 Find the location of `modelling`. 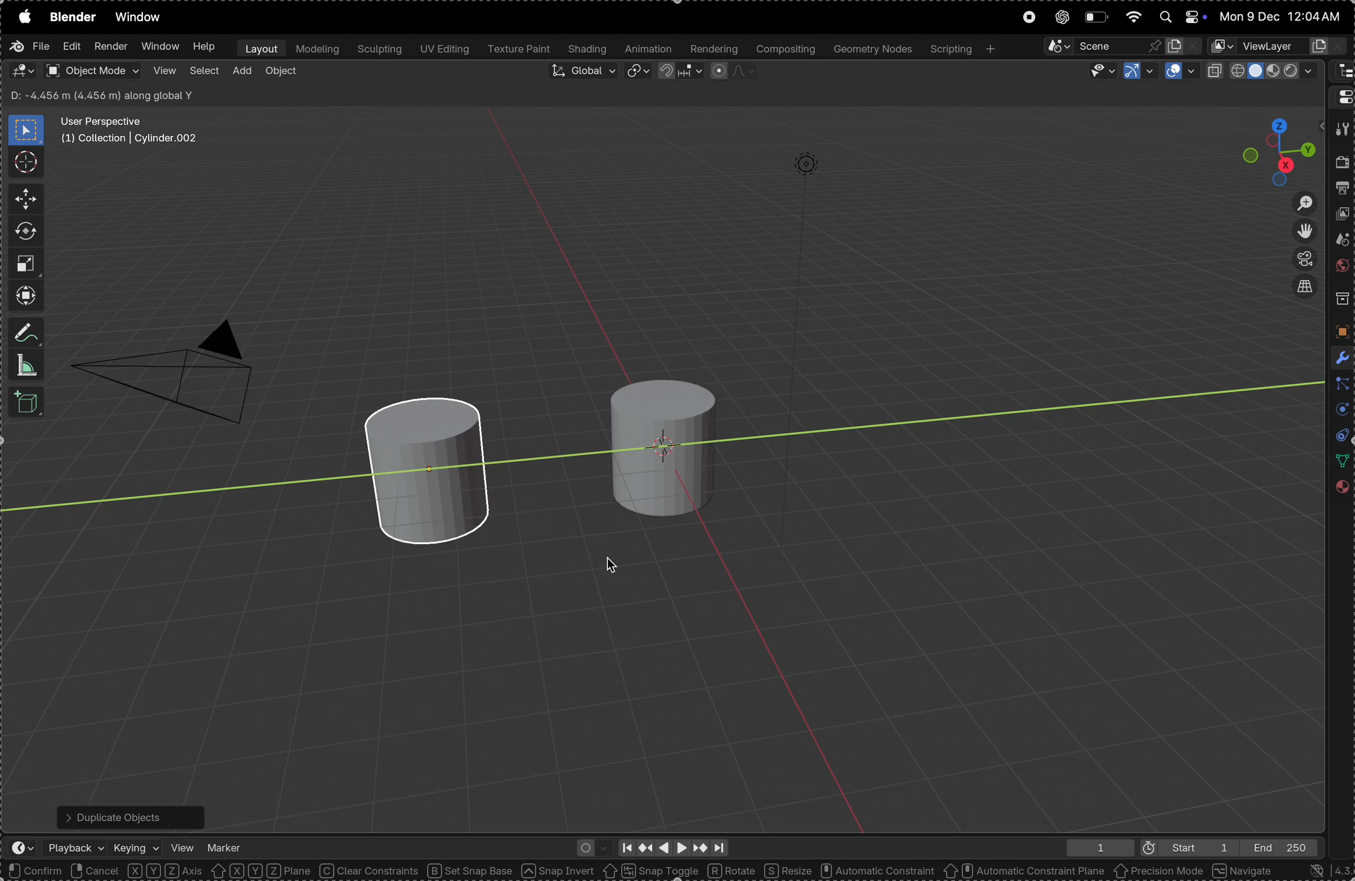

modelling is located at coordinates (317, 48).